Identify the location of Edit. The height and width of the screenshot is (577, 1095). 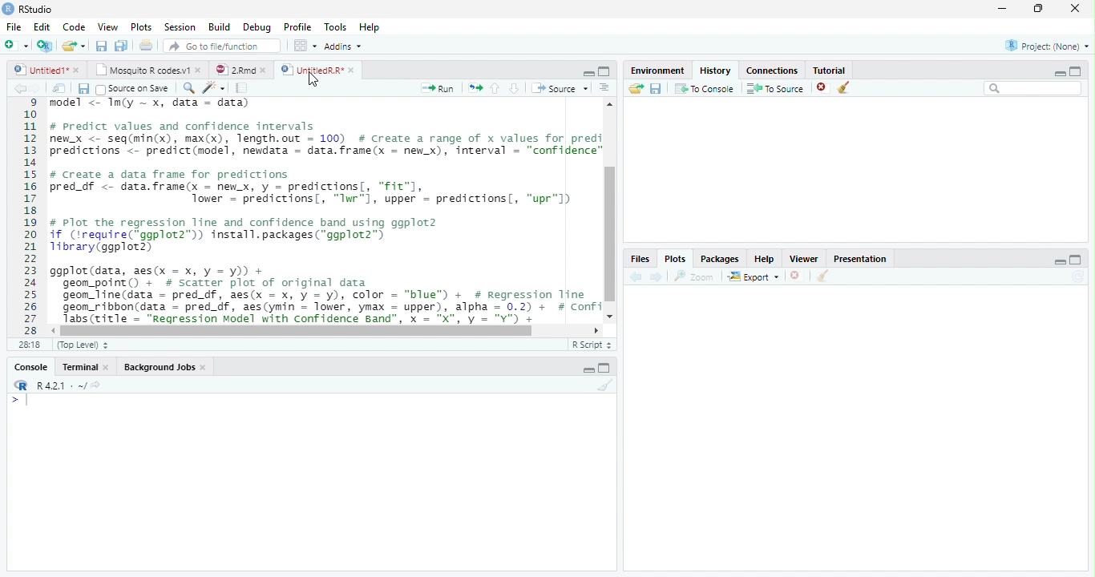
(43, 26).